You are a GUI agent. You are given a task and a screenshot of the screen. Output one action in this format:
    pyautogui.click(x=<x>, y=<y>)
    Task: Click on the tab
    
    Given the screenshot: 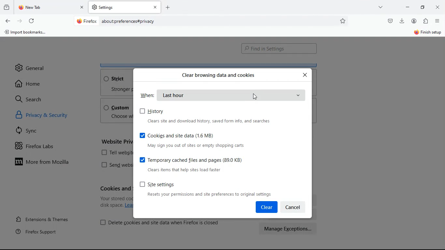 What is the action you would take?
    pyautogui.click(x=125, y=7)
    